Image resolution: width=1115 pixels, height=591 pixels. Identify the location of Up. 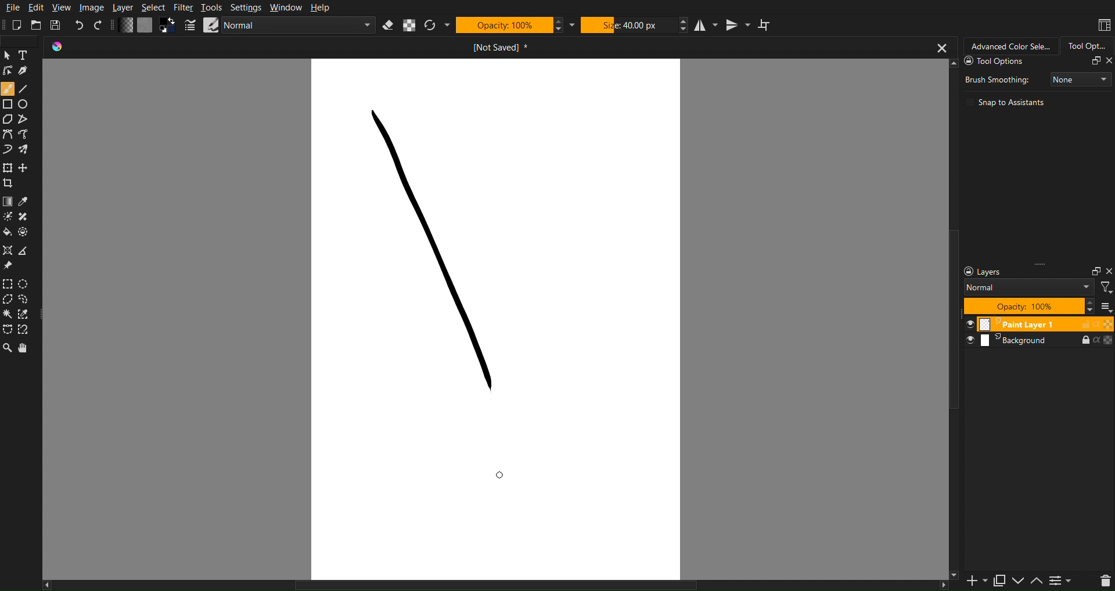
(1037, 581).